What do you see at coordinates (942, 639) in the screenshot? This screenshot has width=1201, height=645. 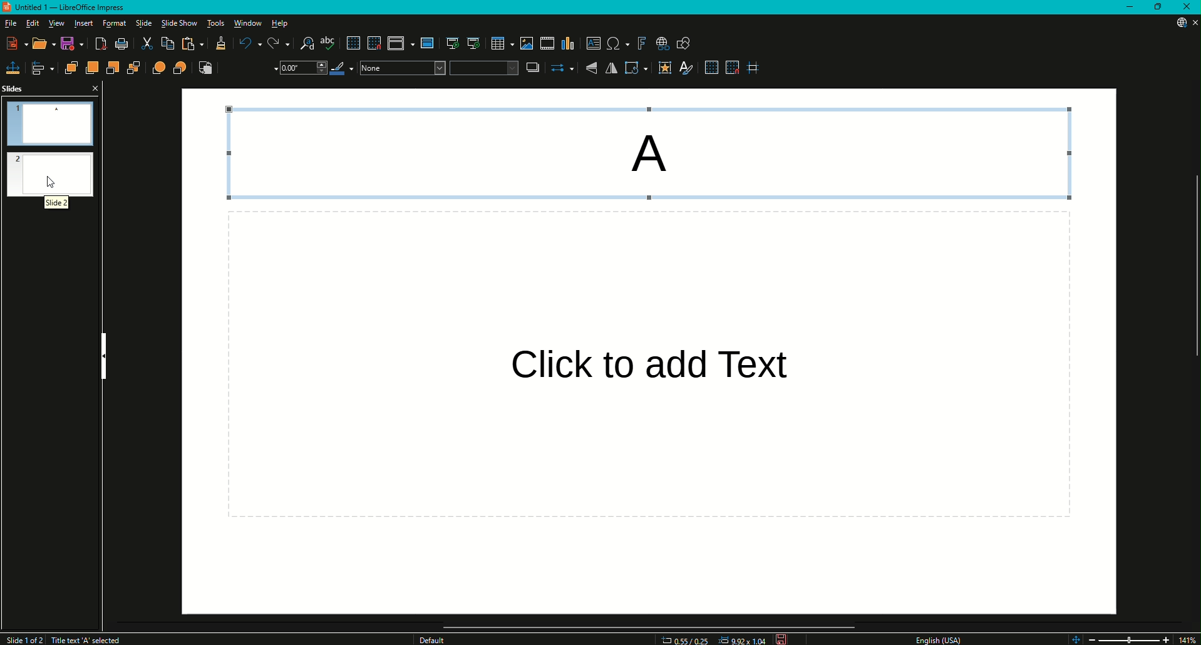 I see `English USA` at bounding box center [942, 639].